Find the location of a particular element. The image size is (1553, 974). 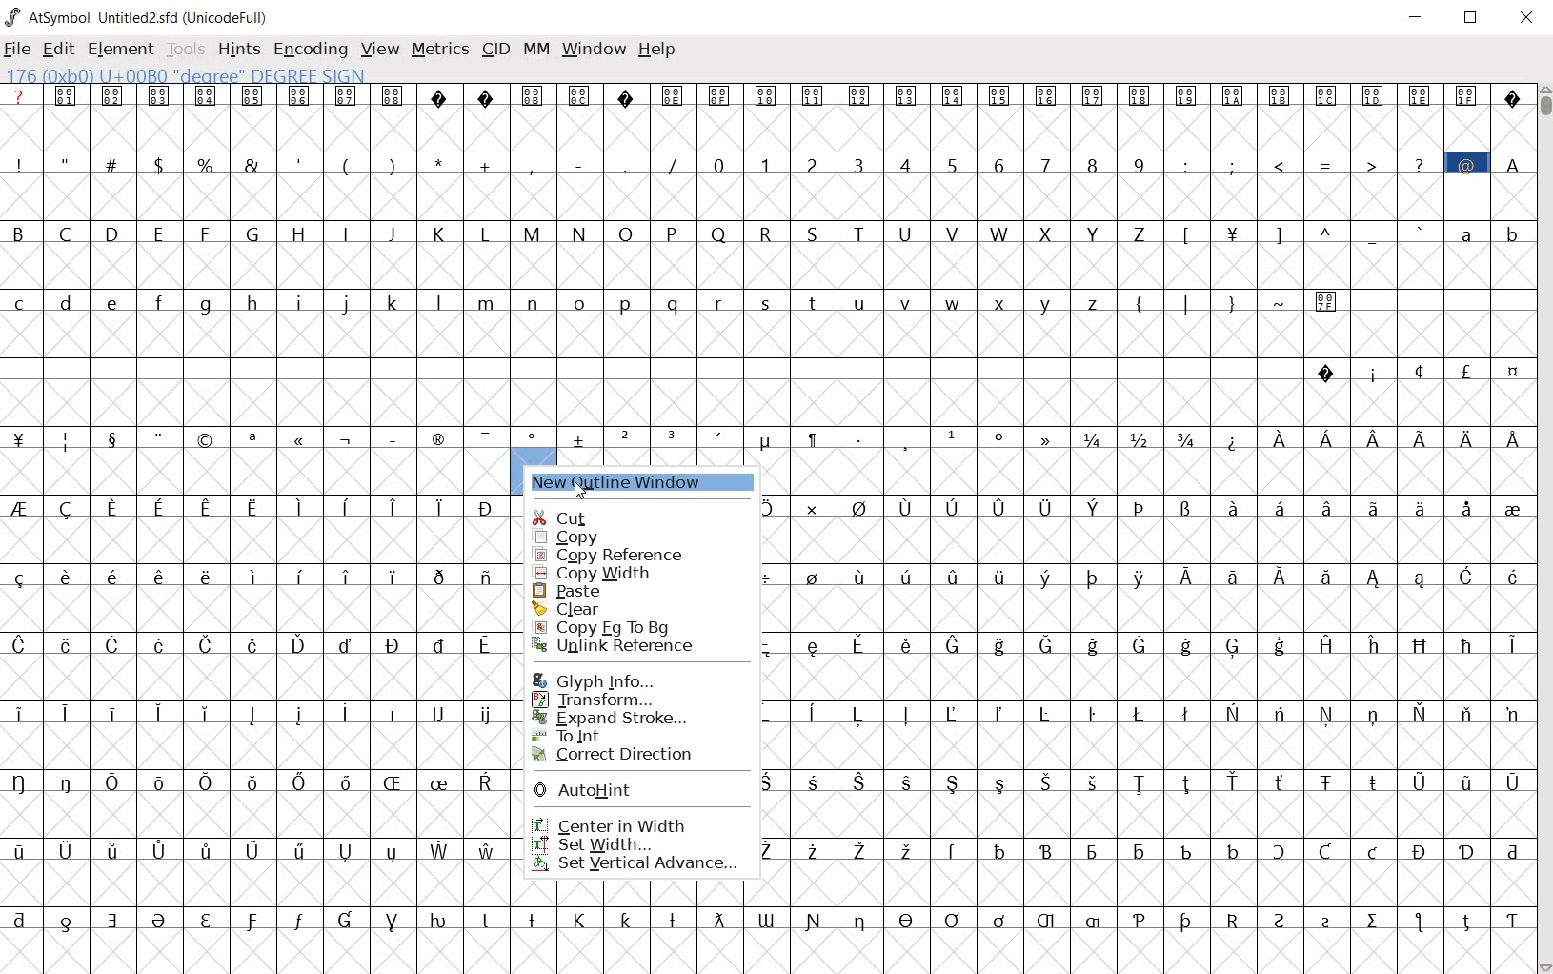

special characters is located at coordinates (533, 439).